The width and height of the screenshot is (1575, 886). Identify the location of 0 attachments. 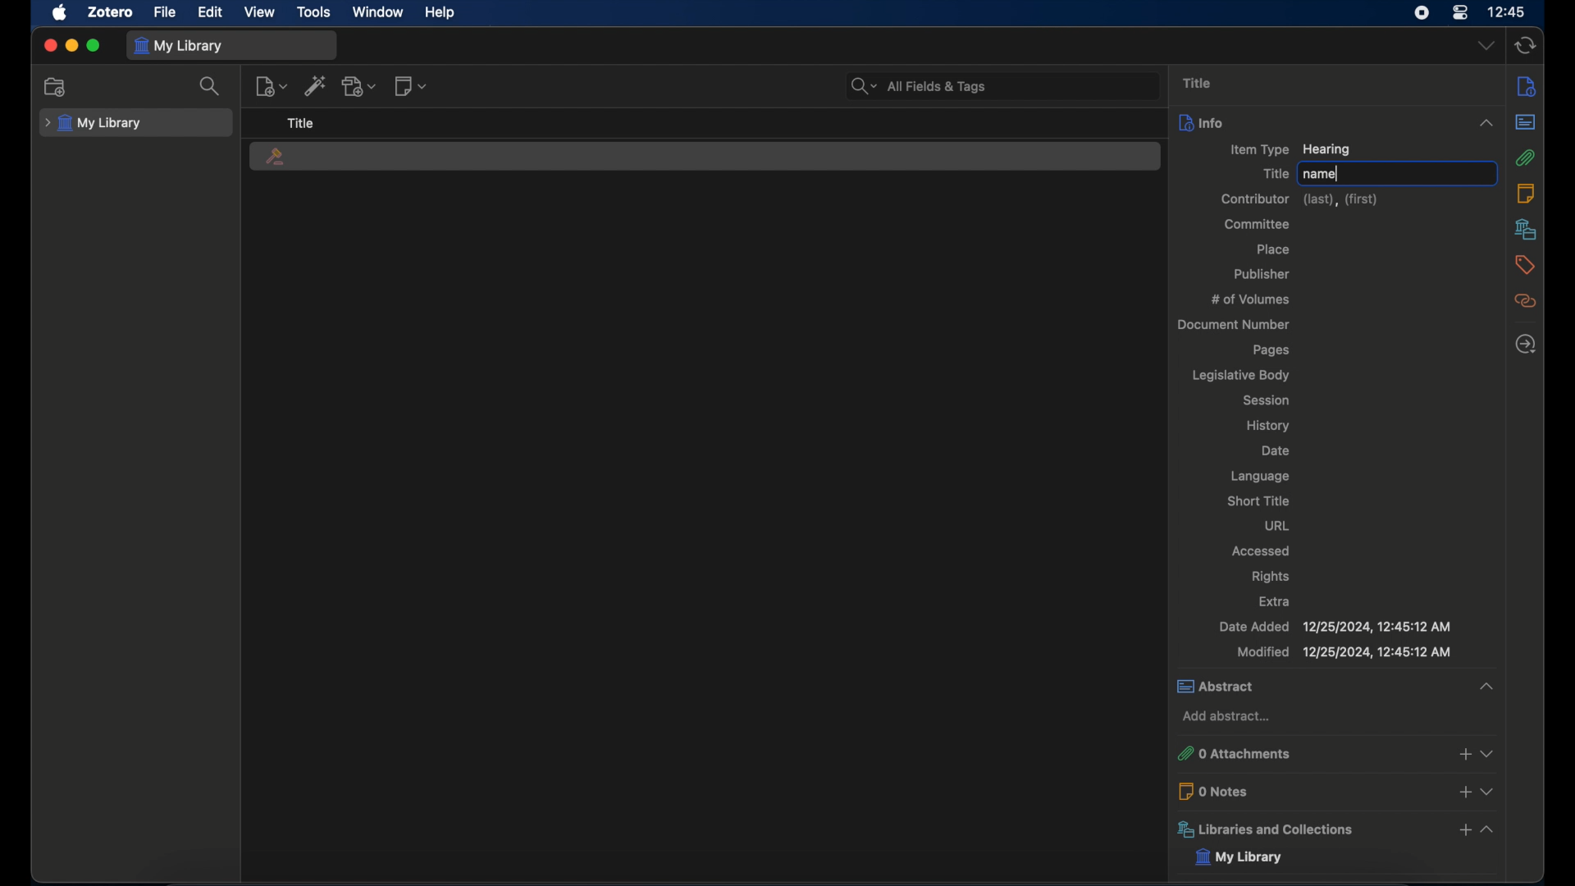
(1334, 755).